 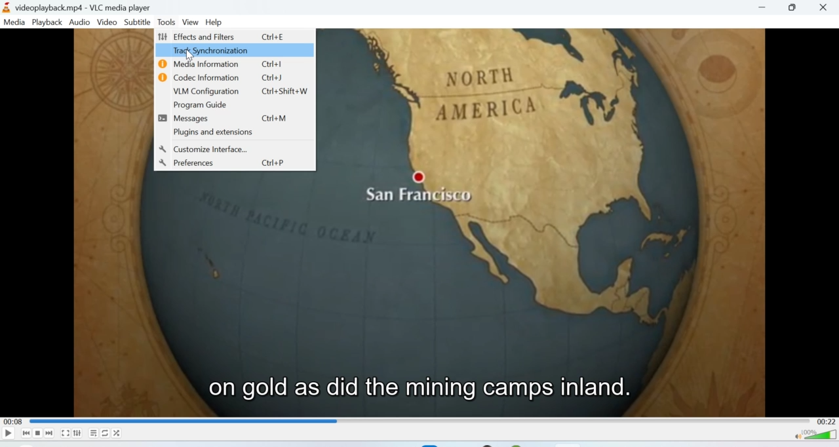 I want to click on Ctrl+J, so click(x=275, y=77).